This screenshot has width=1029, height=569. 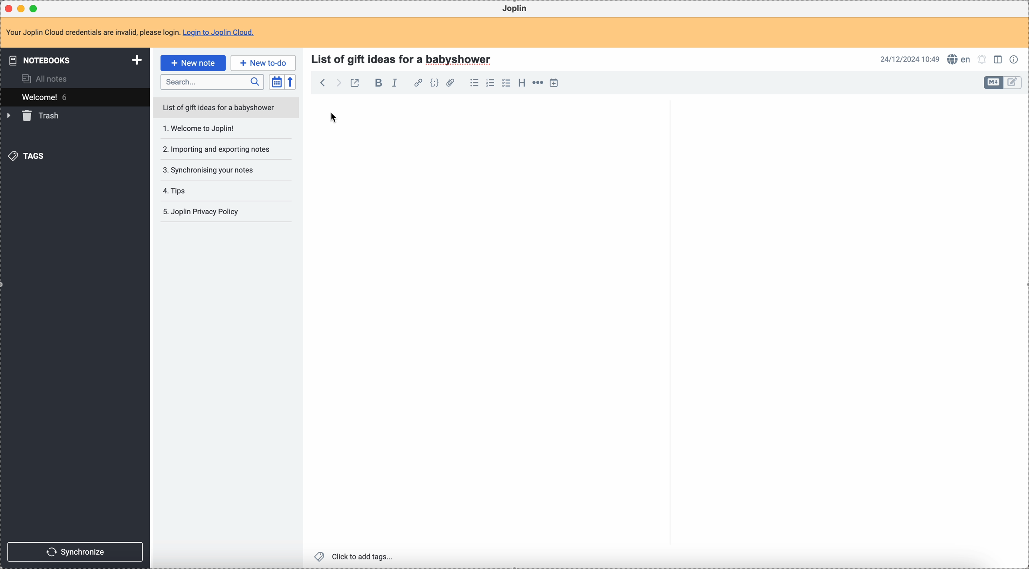 What do you see at coordinates (324, 83) in the screenshot?
I see `back` at bounding box center [324, 83].